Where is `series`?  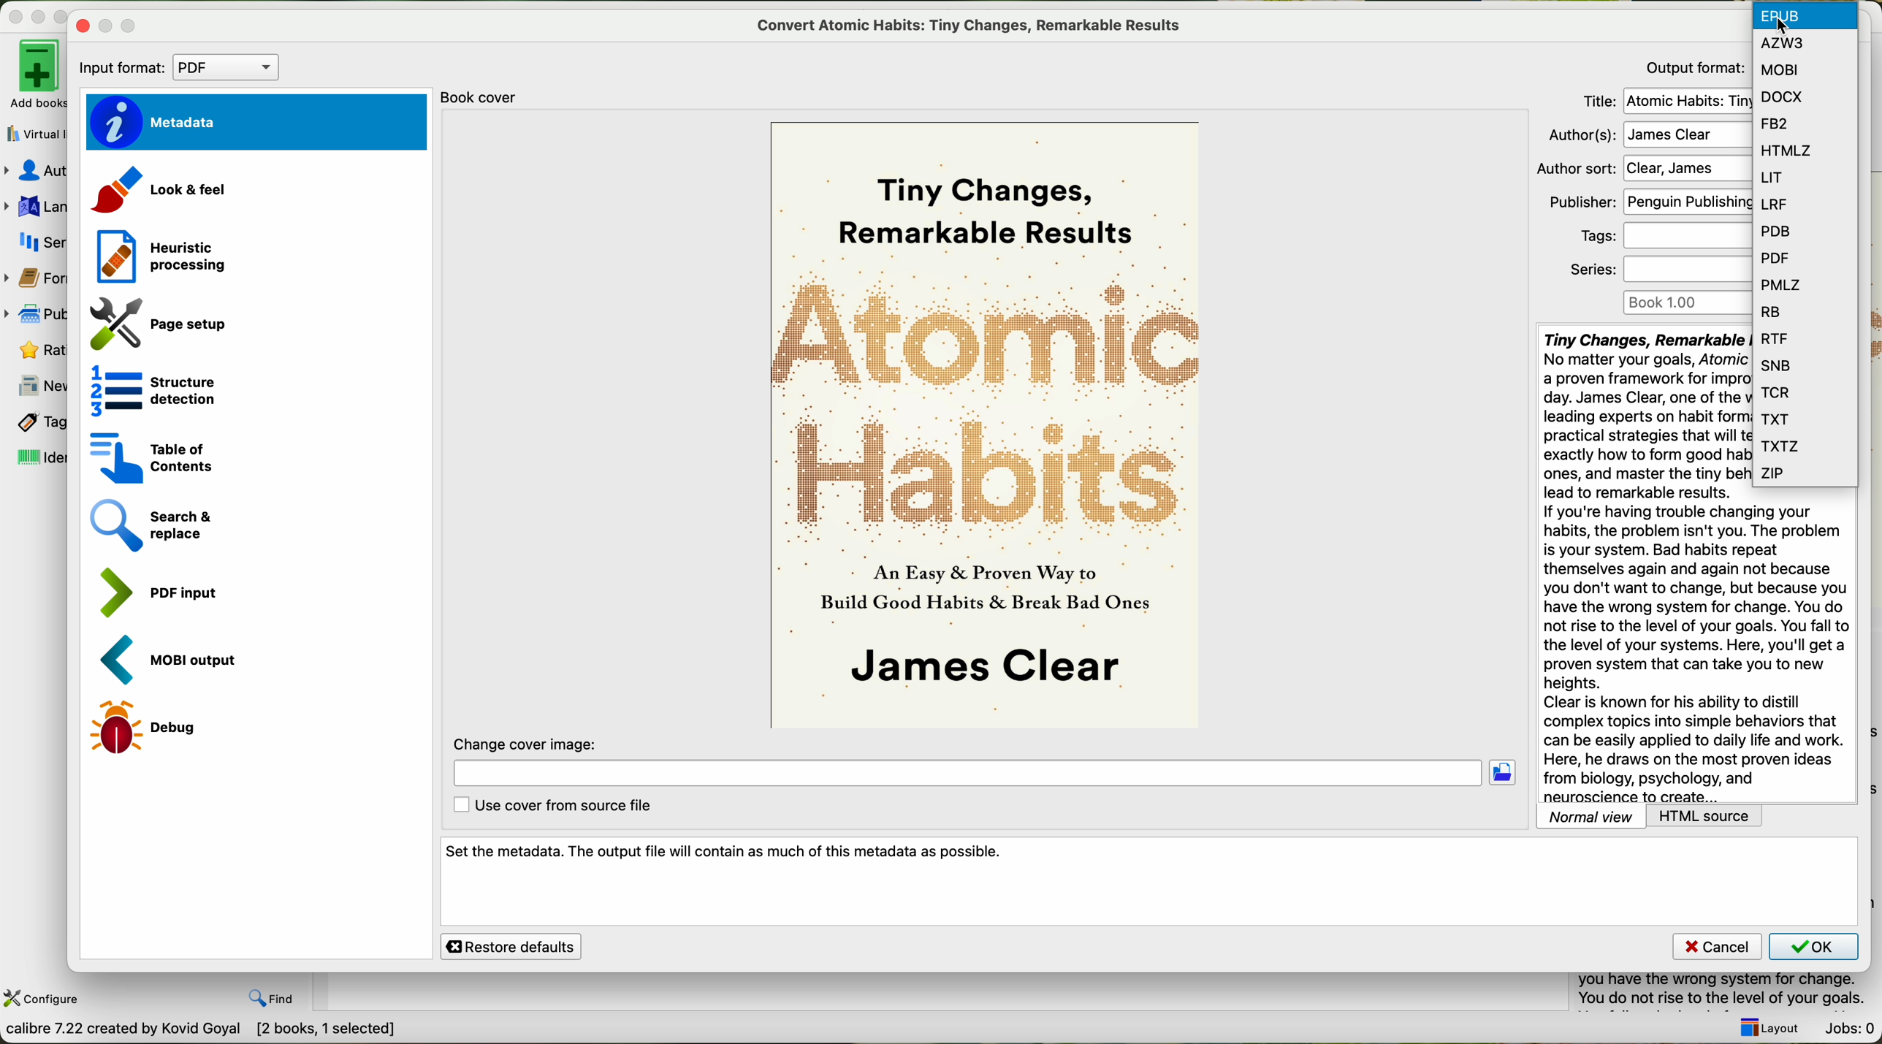
series is located at coordinates (1658, 270).